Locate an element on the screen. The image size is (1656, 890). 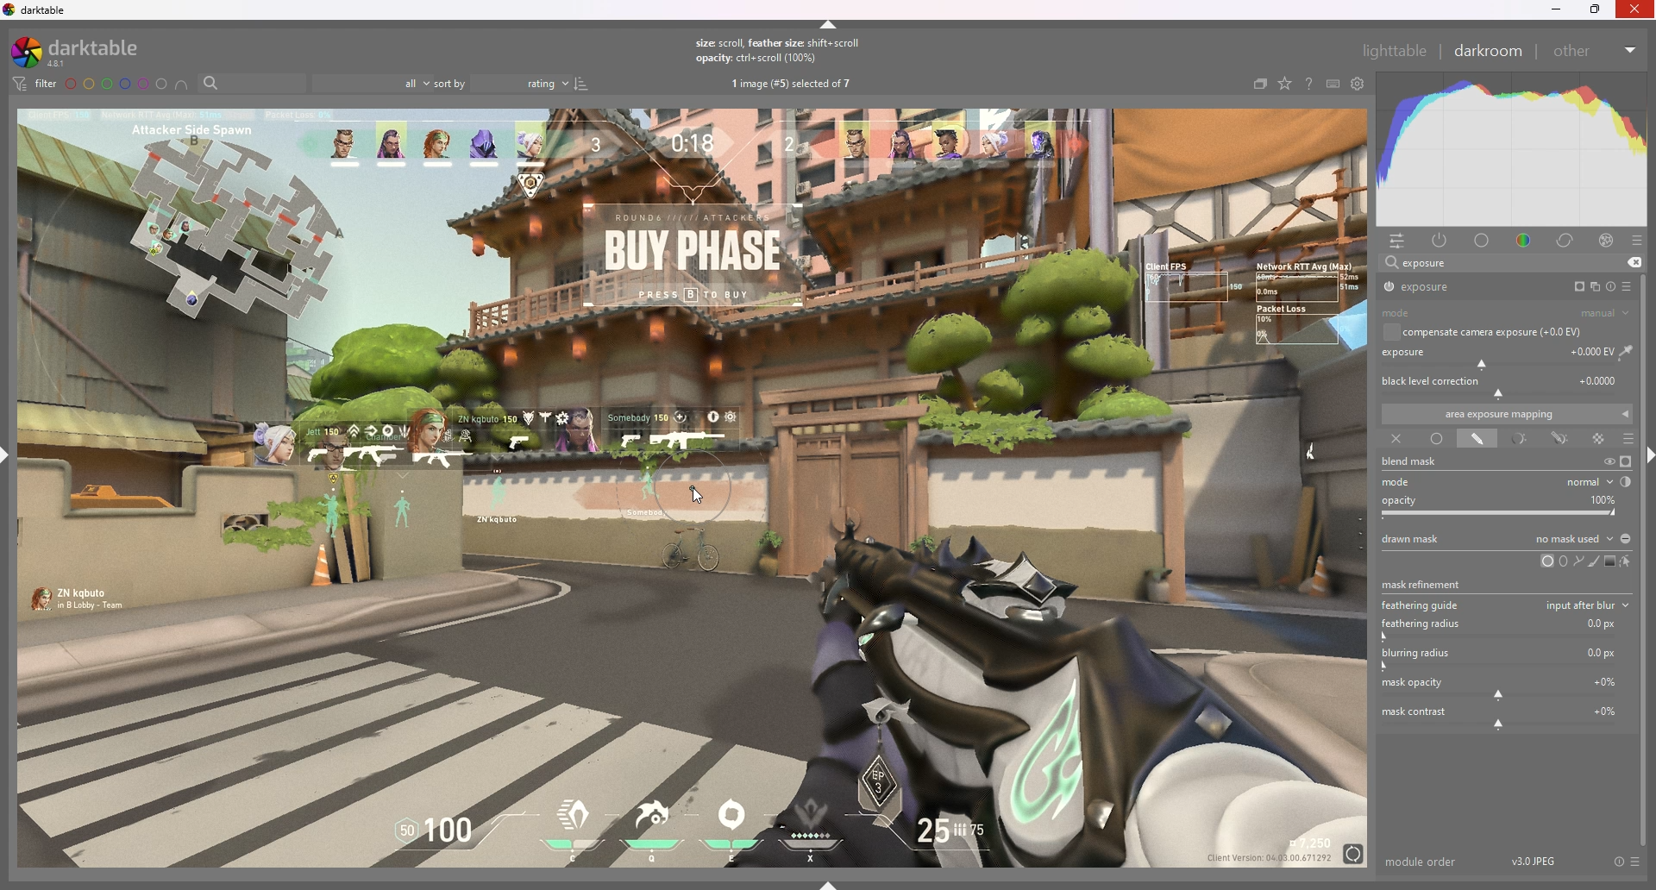
multiple instances action is located at coordinates (1590, 287).